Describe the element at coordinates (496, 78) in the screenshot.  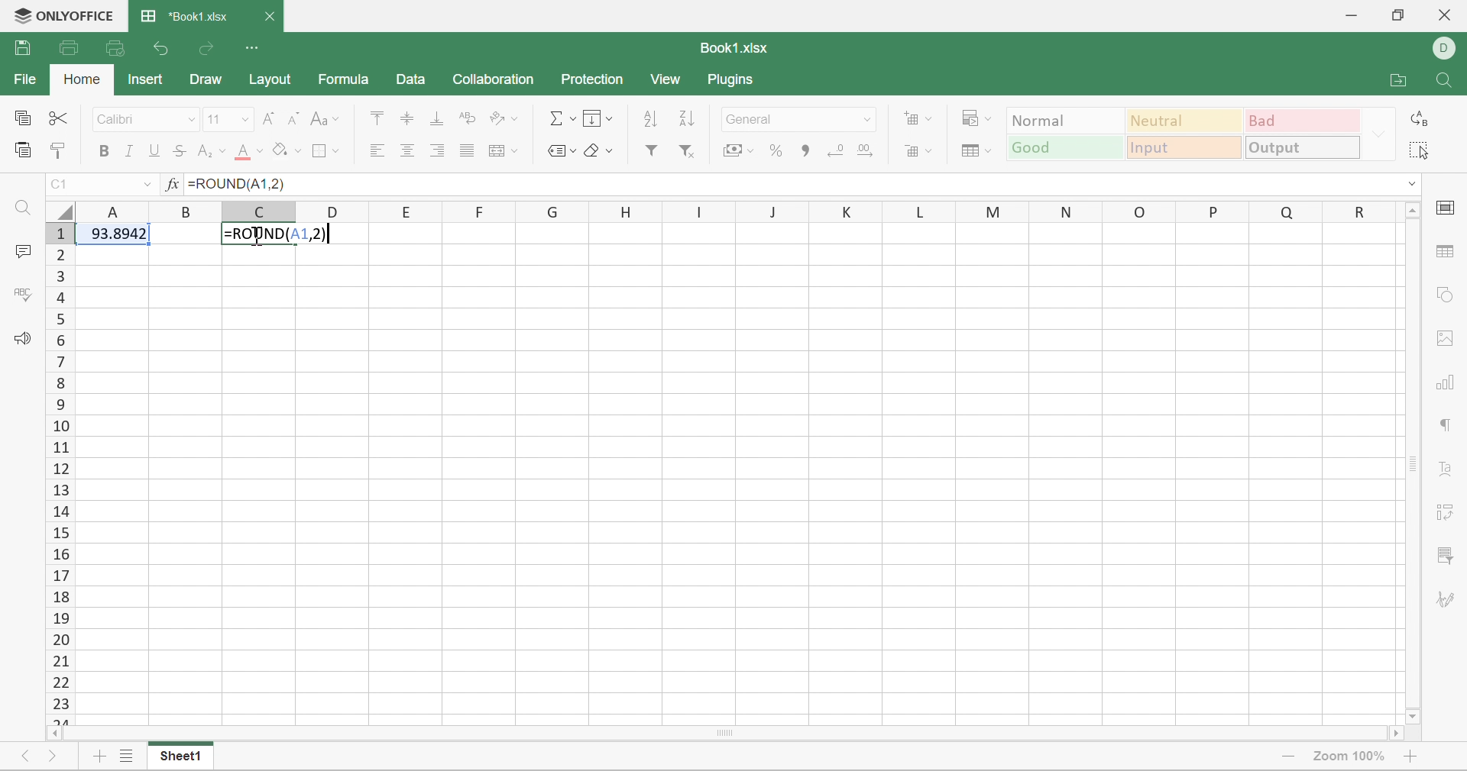
I see `Collaboration` at that location.